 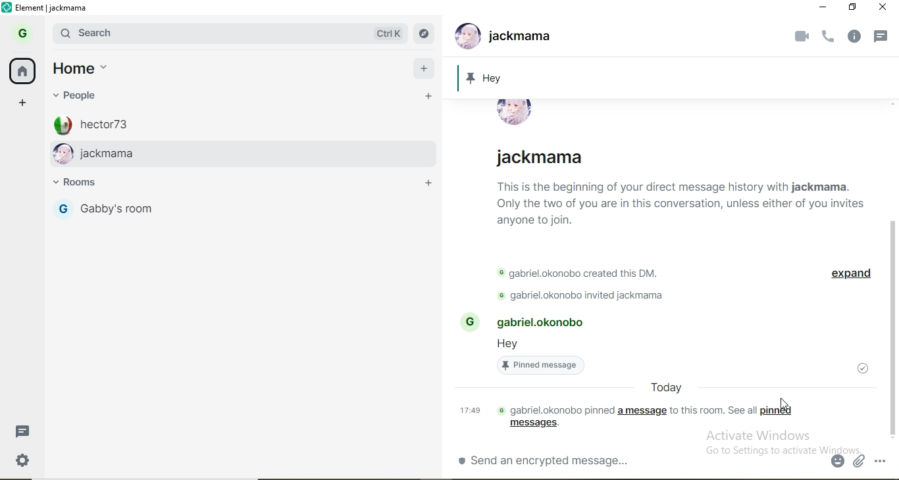 I want to click on , so click(x=514, y=112).